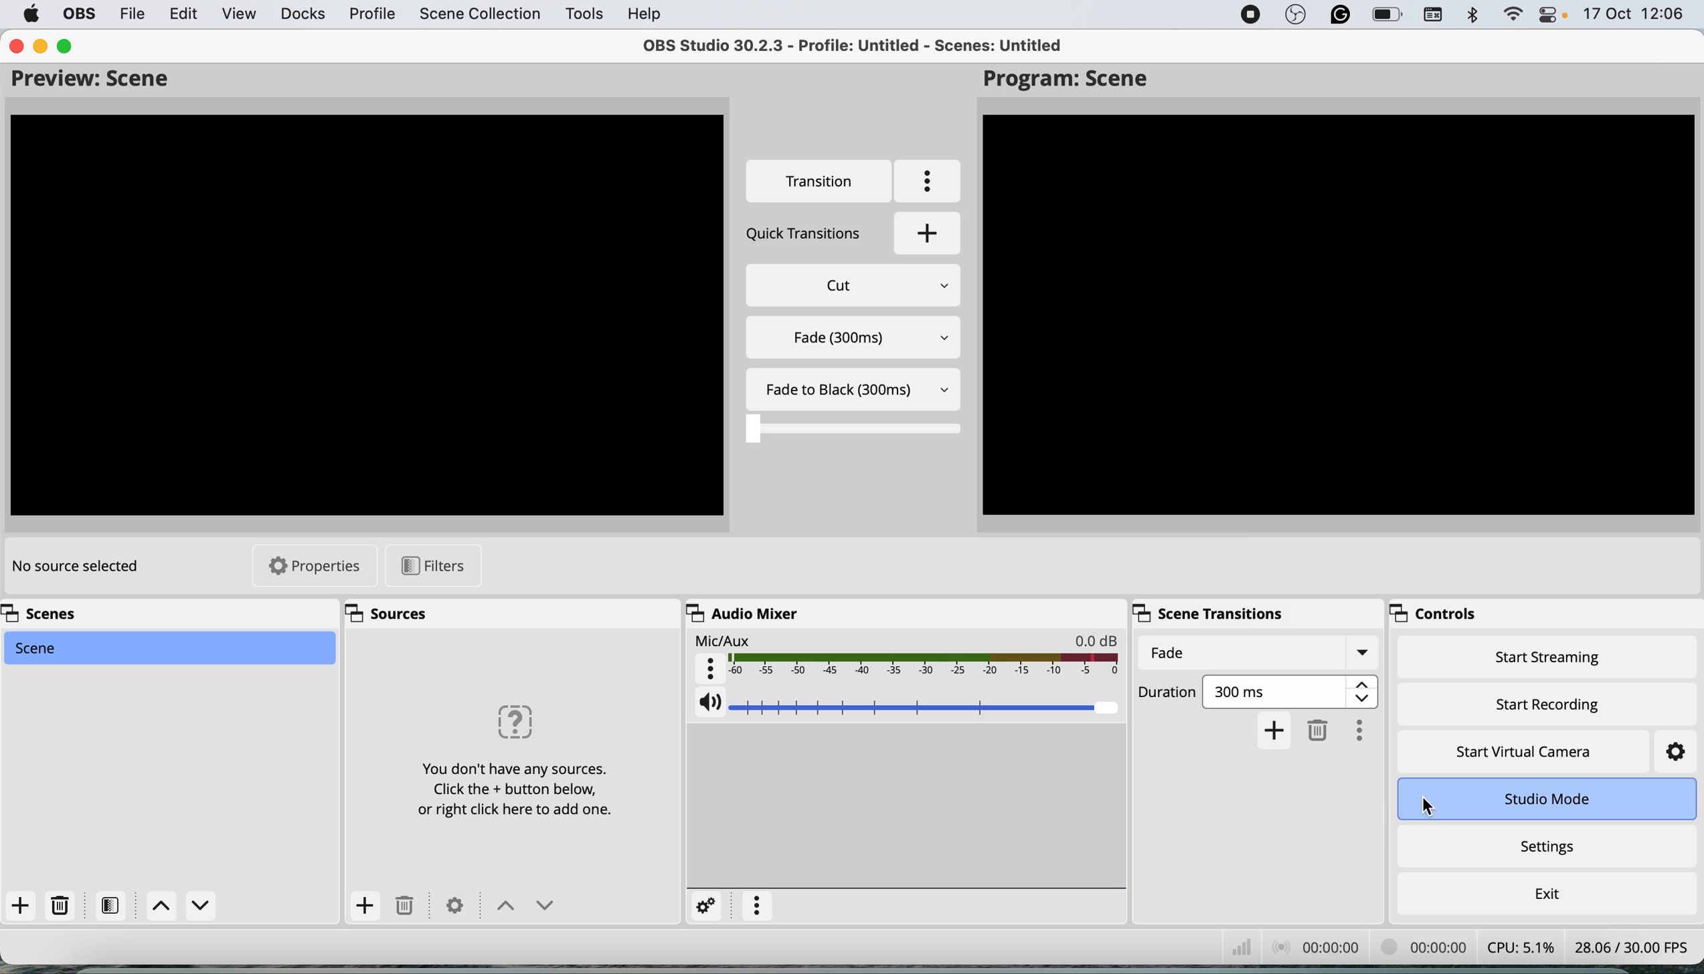 The height and width of the screenshot is (974, 1704). Describe the element at coordinates (1550, 15) in the screenshot. I see `control center` at that location.